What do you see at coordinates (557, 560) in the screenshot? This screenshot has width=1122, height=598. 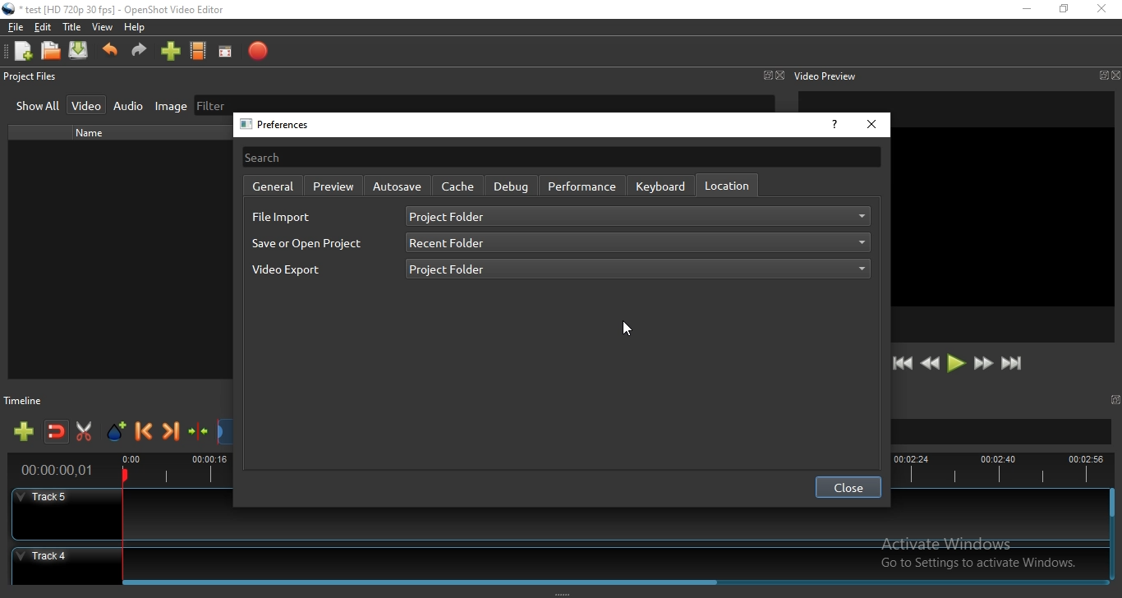 I see `Track` at bounding box center [557, 560].